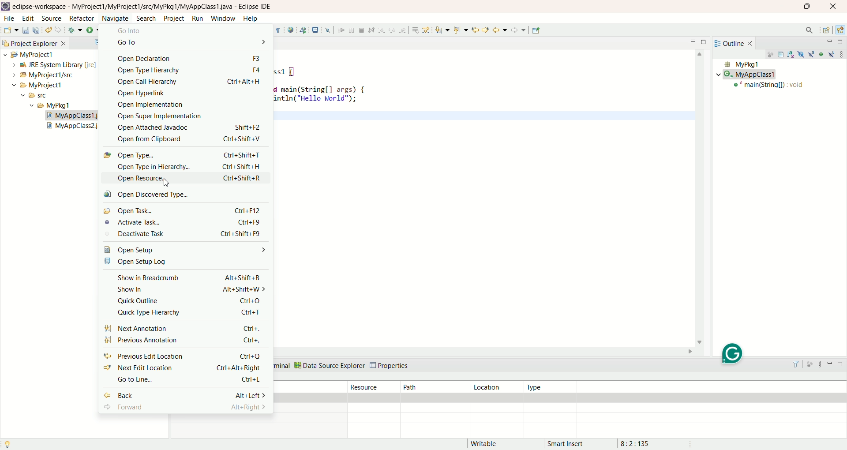 Image resolution: width=847 pixels, height=450 pixels. I want to click on quick type hierarchy, so click(187, 312).